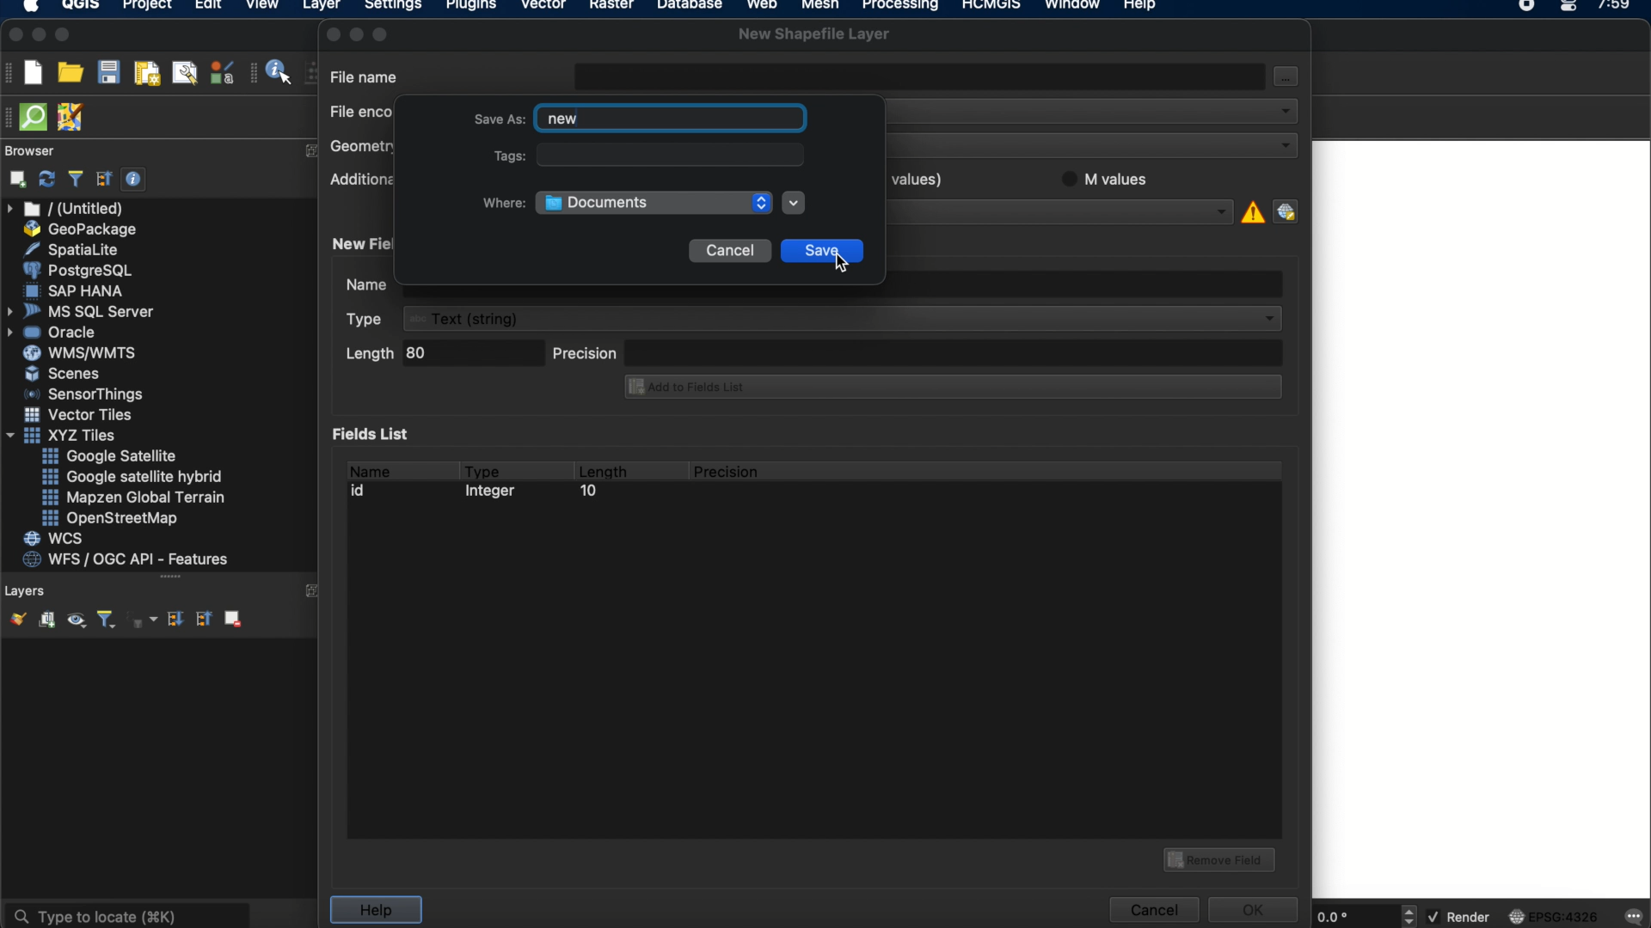 Image resolution: width=1651 pixels, height=928 pixels. Describe the element at coordinates (208, 7) in the screenshot. I see `edit` at that location.